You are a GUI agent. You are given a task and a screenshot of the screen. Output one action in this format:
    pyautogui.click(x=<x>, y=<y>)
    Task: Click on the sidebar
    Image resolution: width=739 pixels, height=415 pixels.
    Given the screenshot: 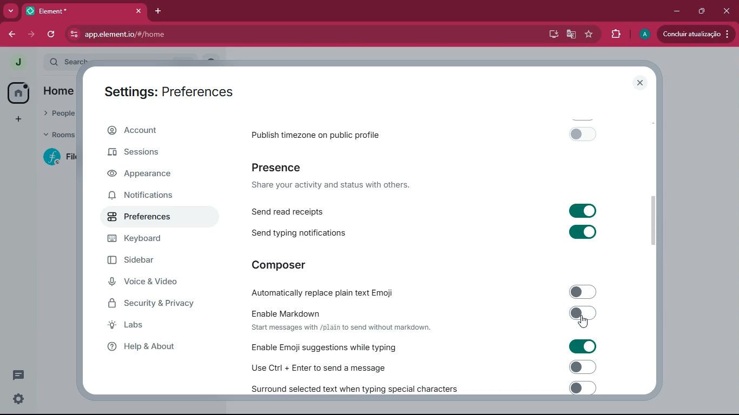 What is the action you would take?
    pyautogui.click(x=147, y=262)
    